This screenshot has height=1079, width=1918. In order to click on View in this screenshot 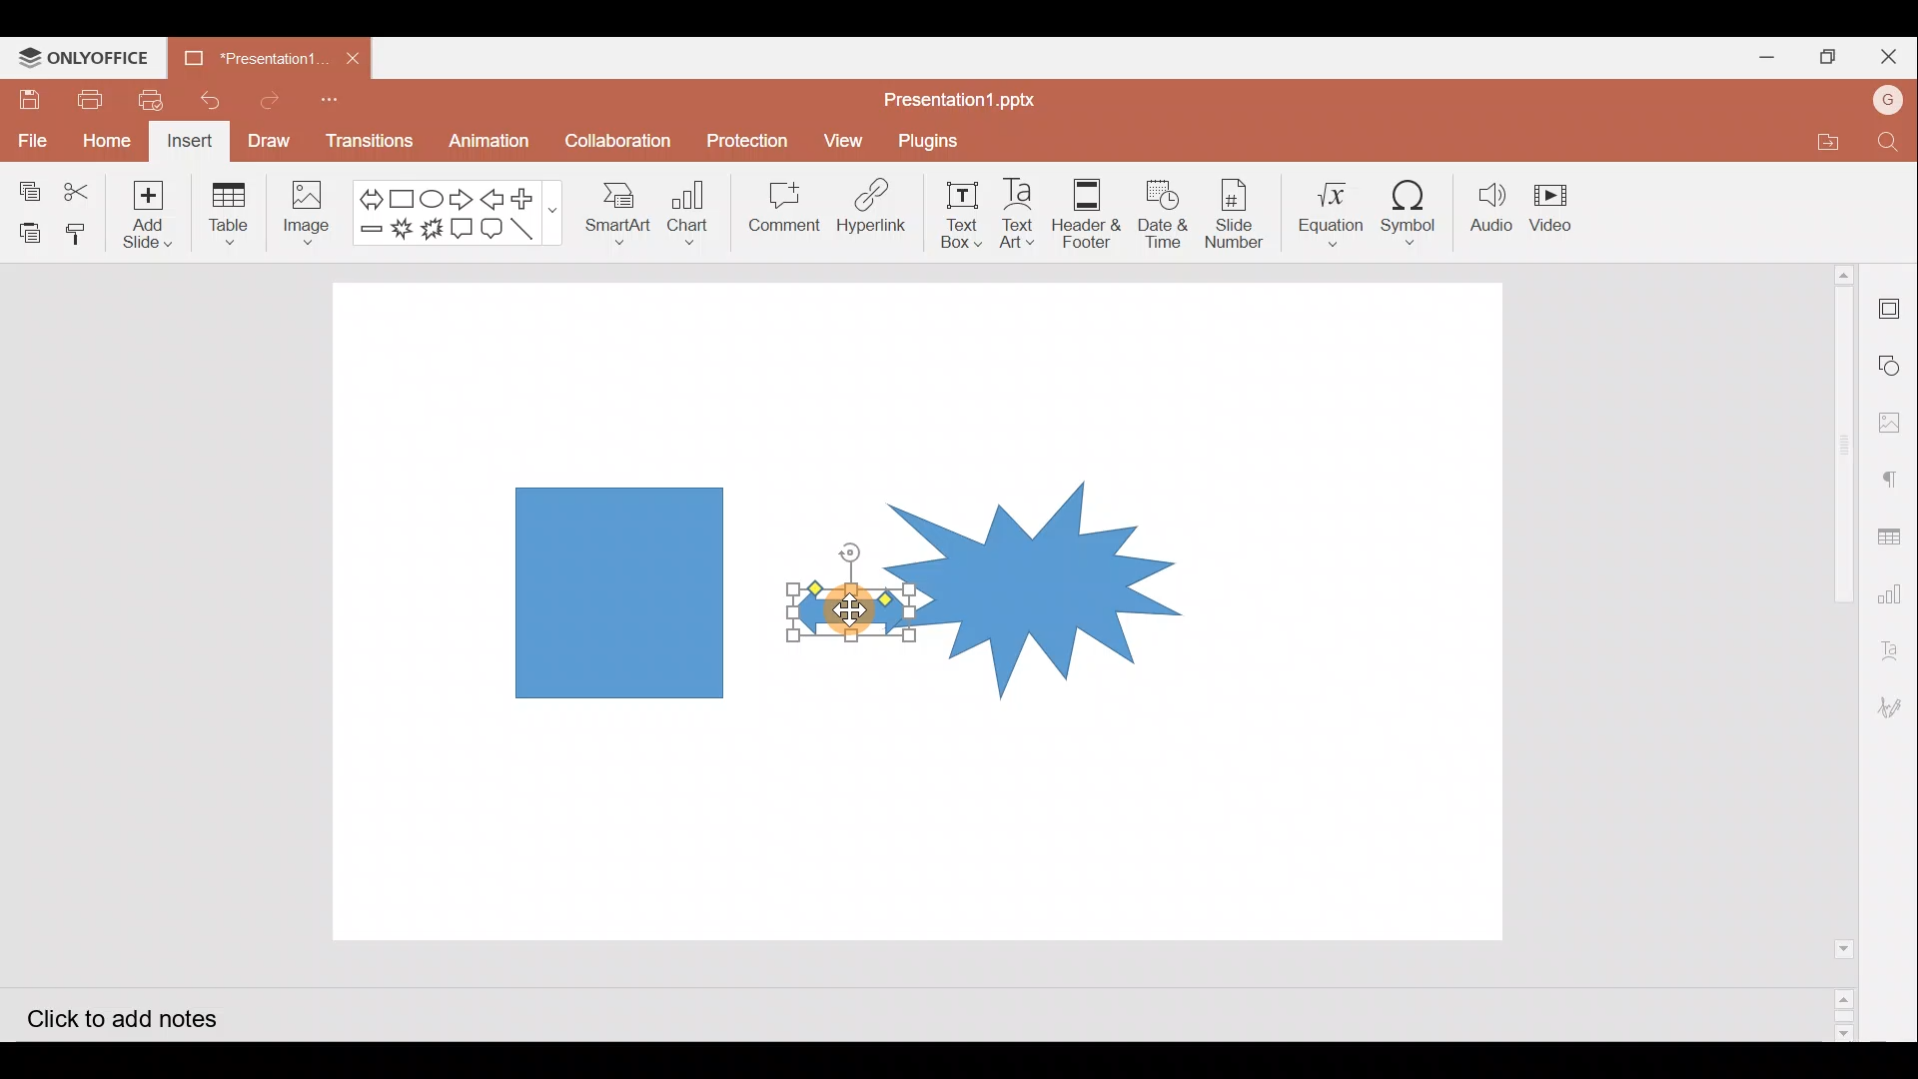, I will do `click(843, 139)`.